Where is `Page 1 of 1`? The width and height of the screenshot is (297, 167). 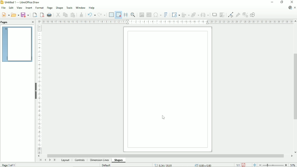
Page 1 of 1 is located at coordinates (9, 165).